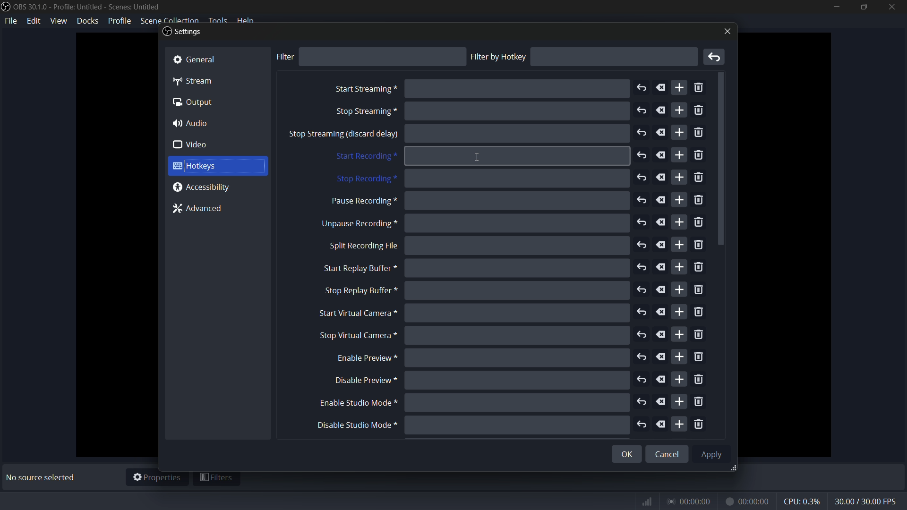 The image size is (907, 510). I want to click on Settings, so click(182, 33).